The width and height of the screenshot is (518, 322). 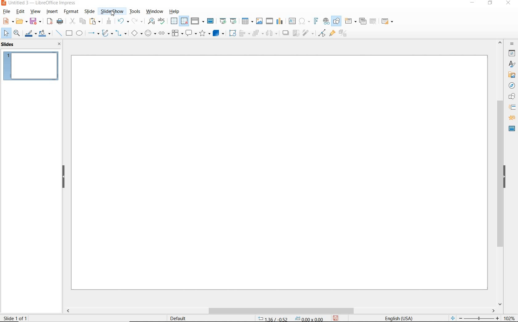 I want to click on DUPLICATE SLIDE, so click(x=362, y=21).